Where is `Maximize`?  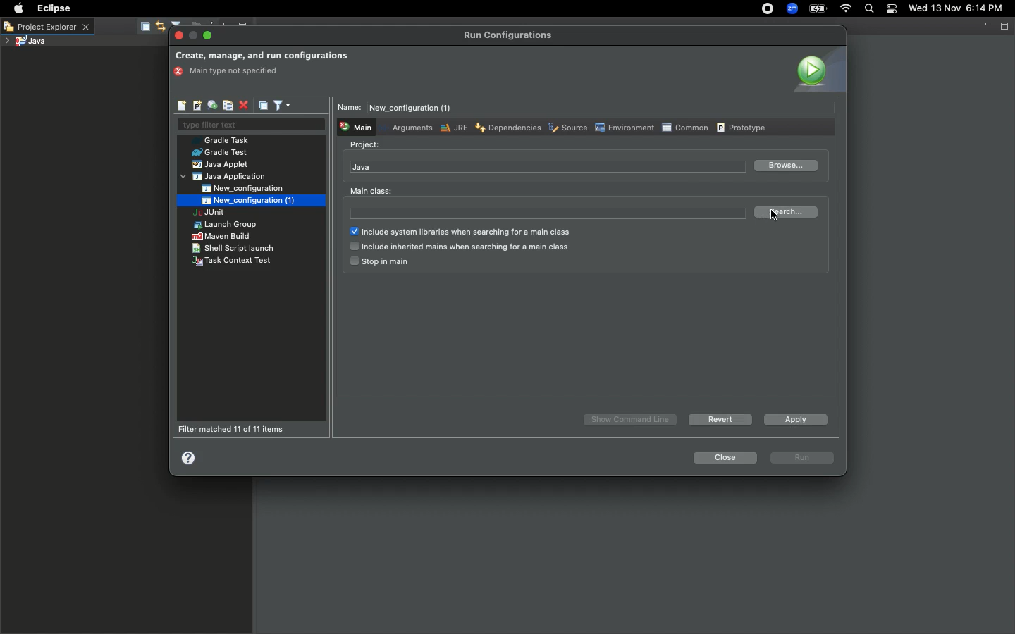
Maximize is located at coordinates (1006, 25).